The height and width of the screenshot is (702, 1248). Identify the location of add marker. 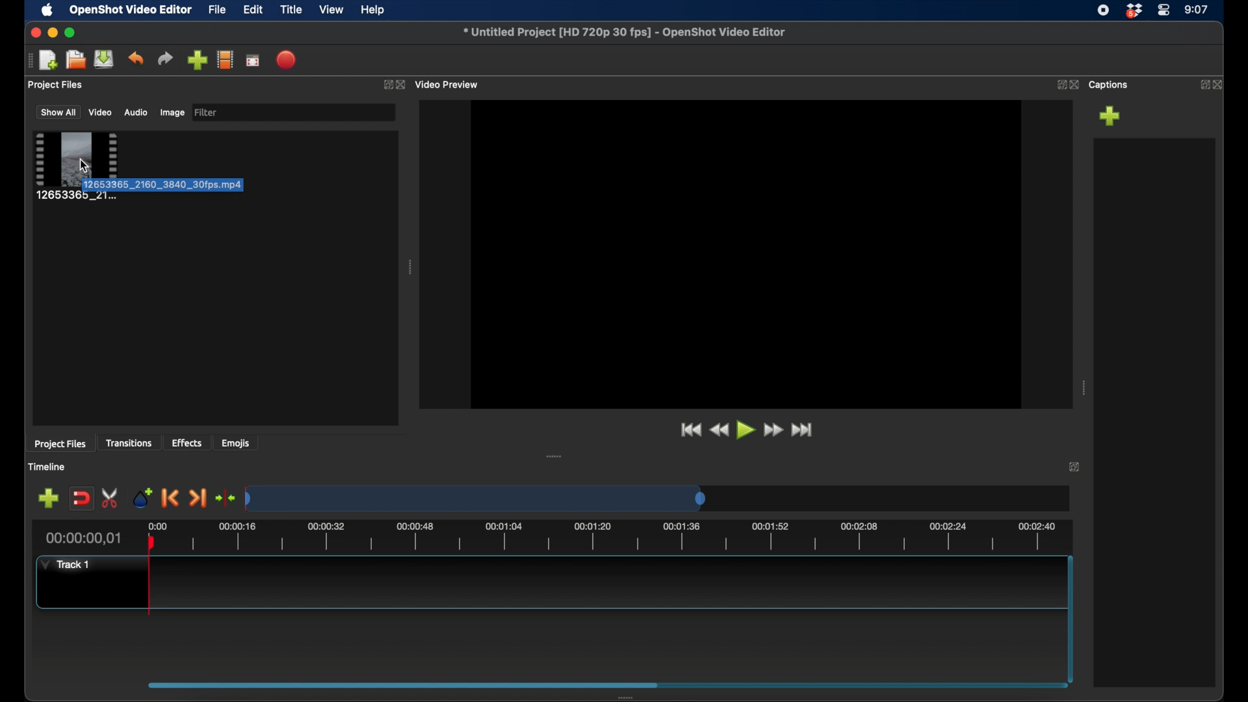
(144, 498).